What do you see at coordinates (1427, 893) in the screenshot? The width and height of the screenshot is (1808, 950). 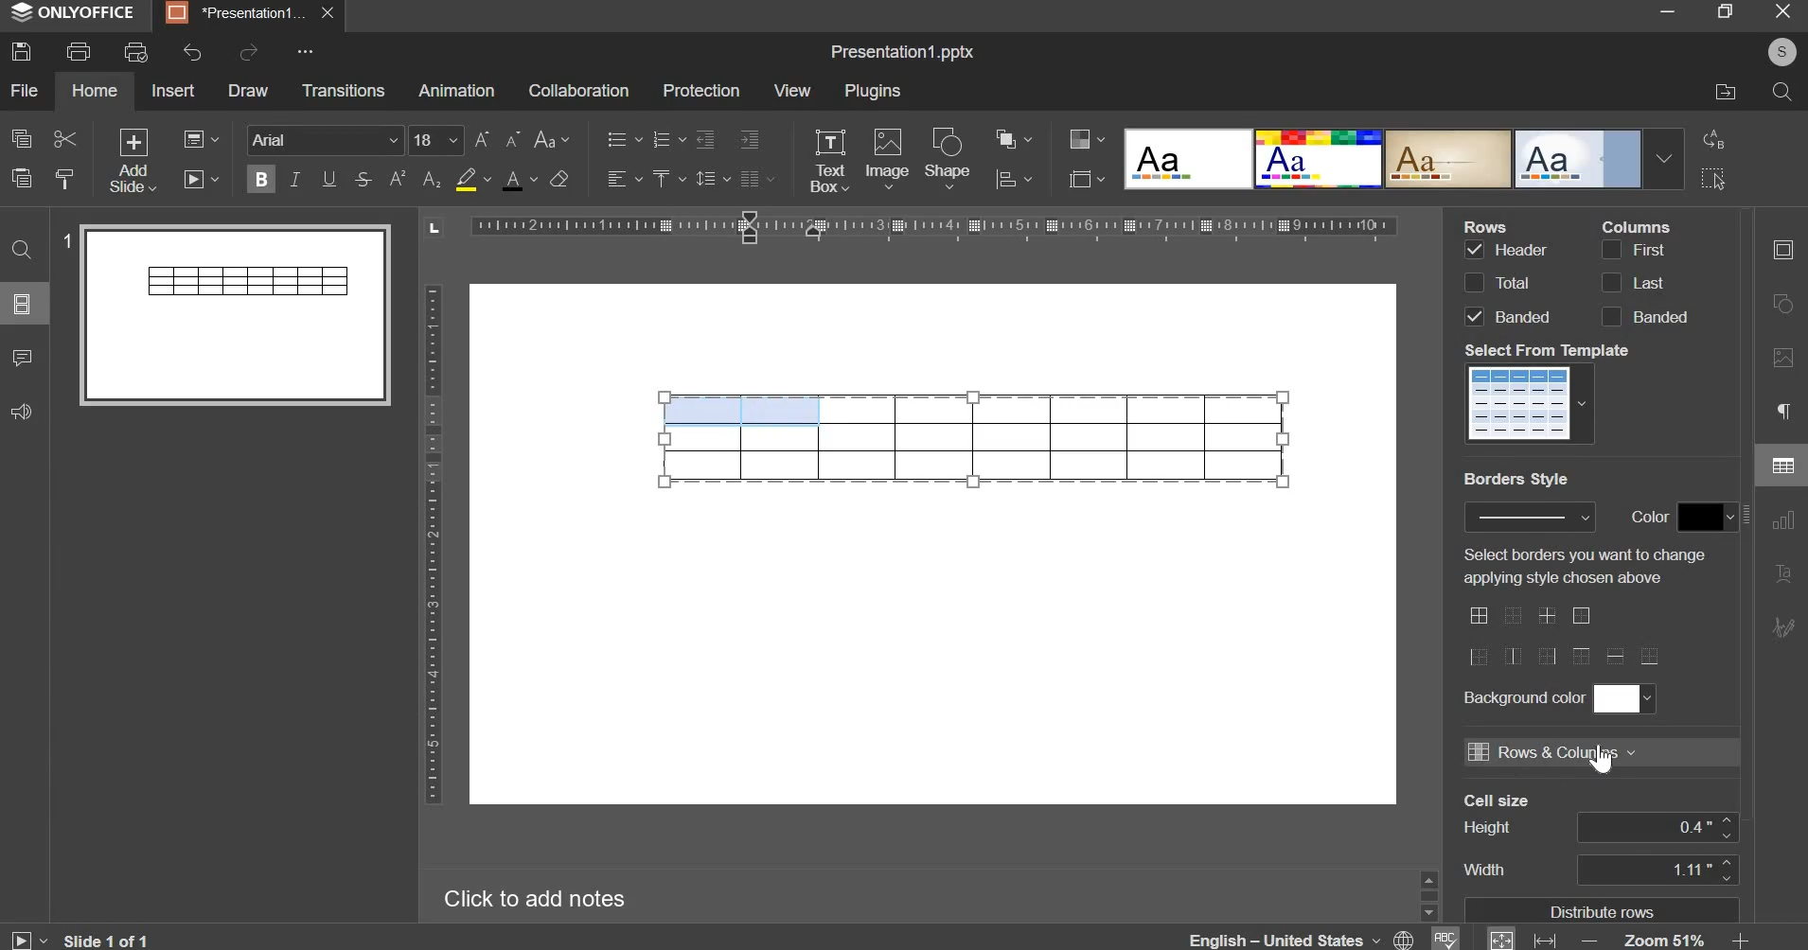 I see `Sidebar` at bounding box center [1427, 893].